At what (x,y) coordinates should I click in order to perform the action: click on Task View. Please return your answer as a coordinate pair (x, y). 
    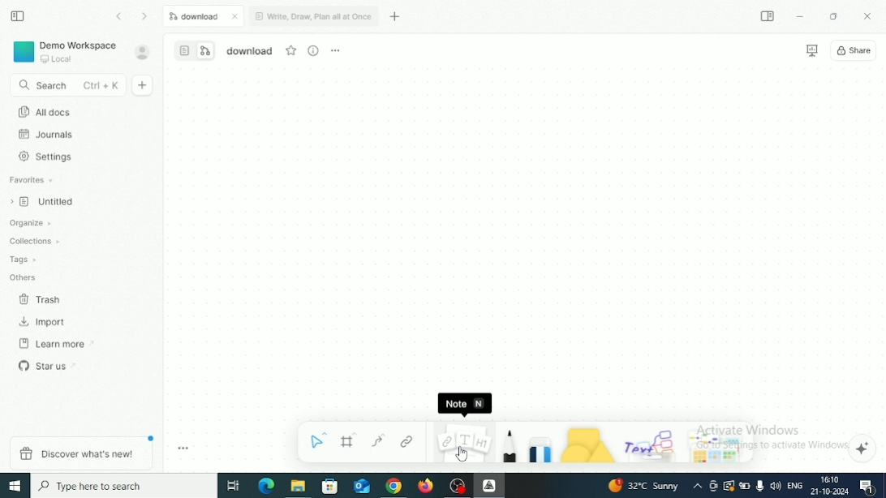
    Looking at the image, I should click on (233, 486).